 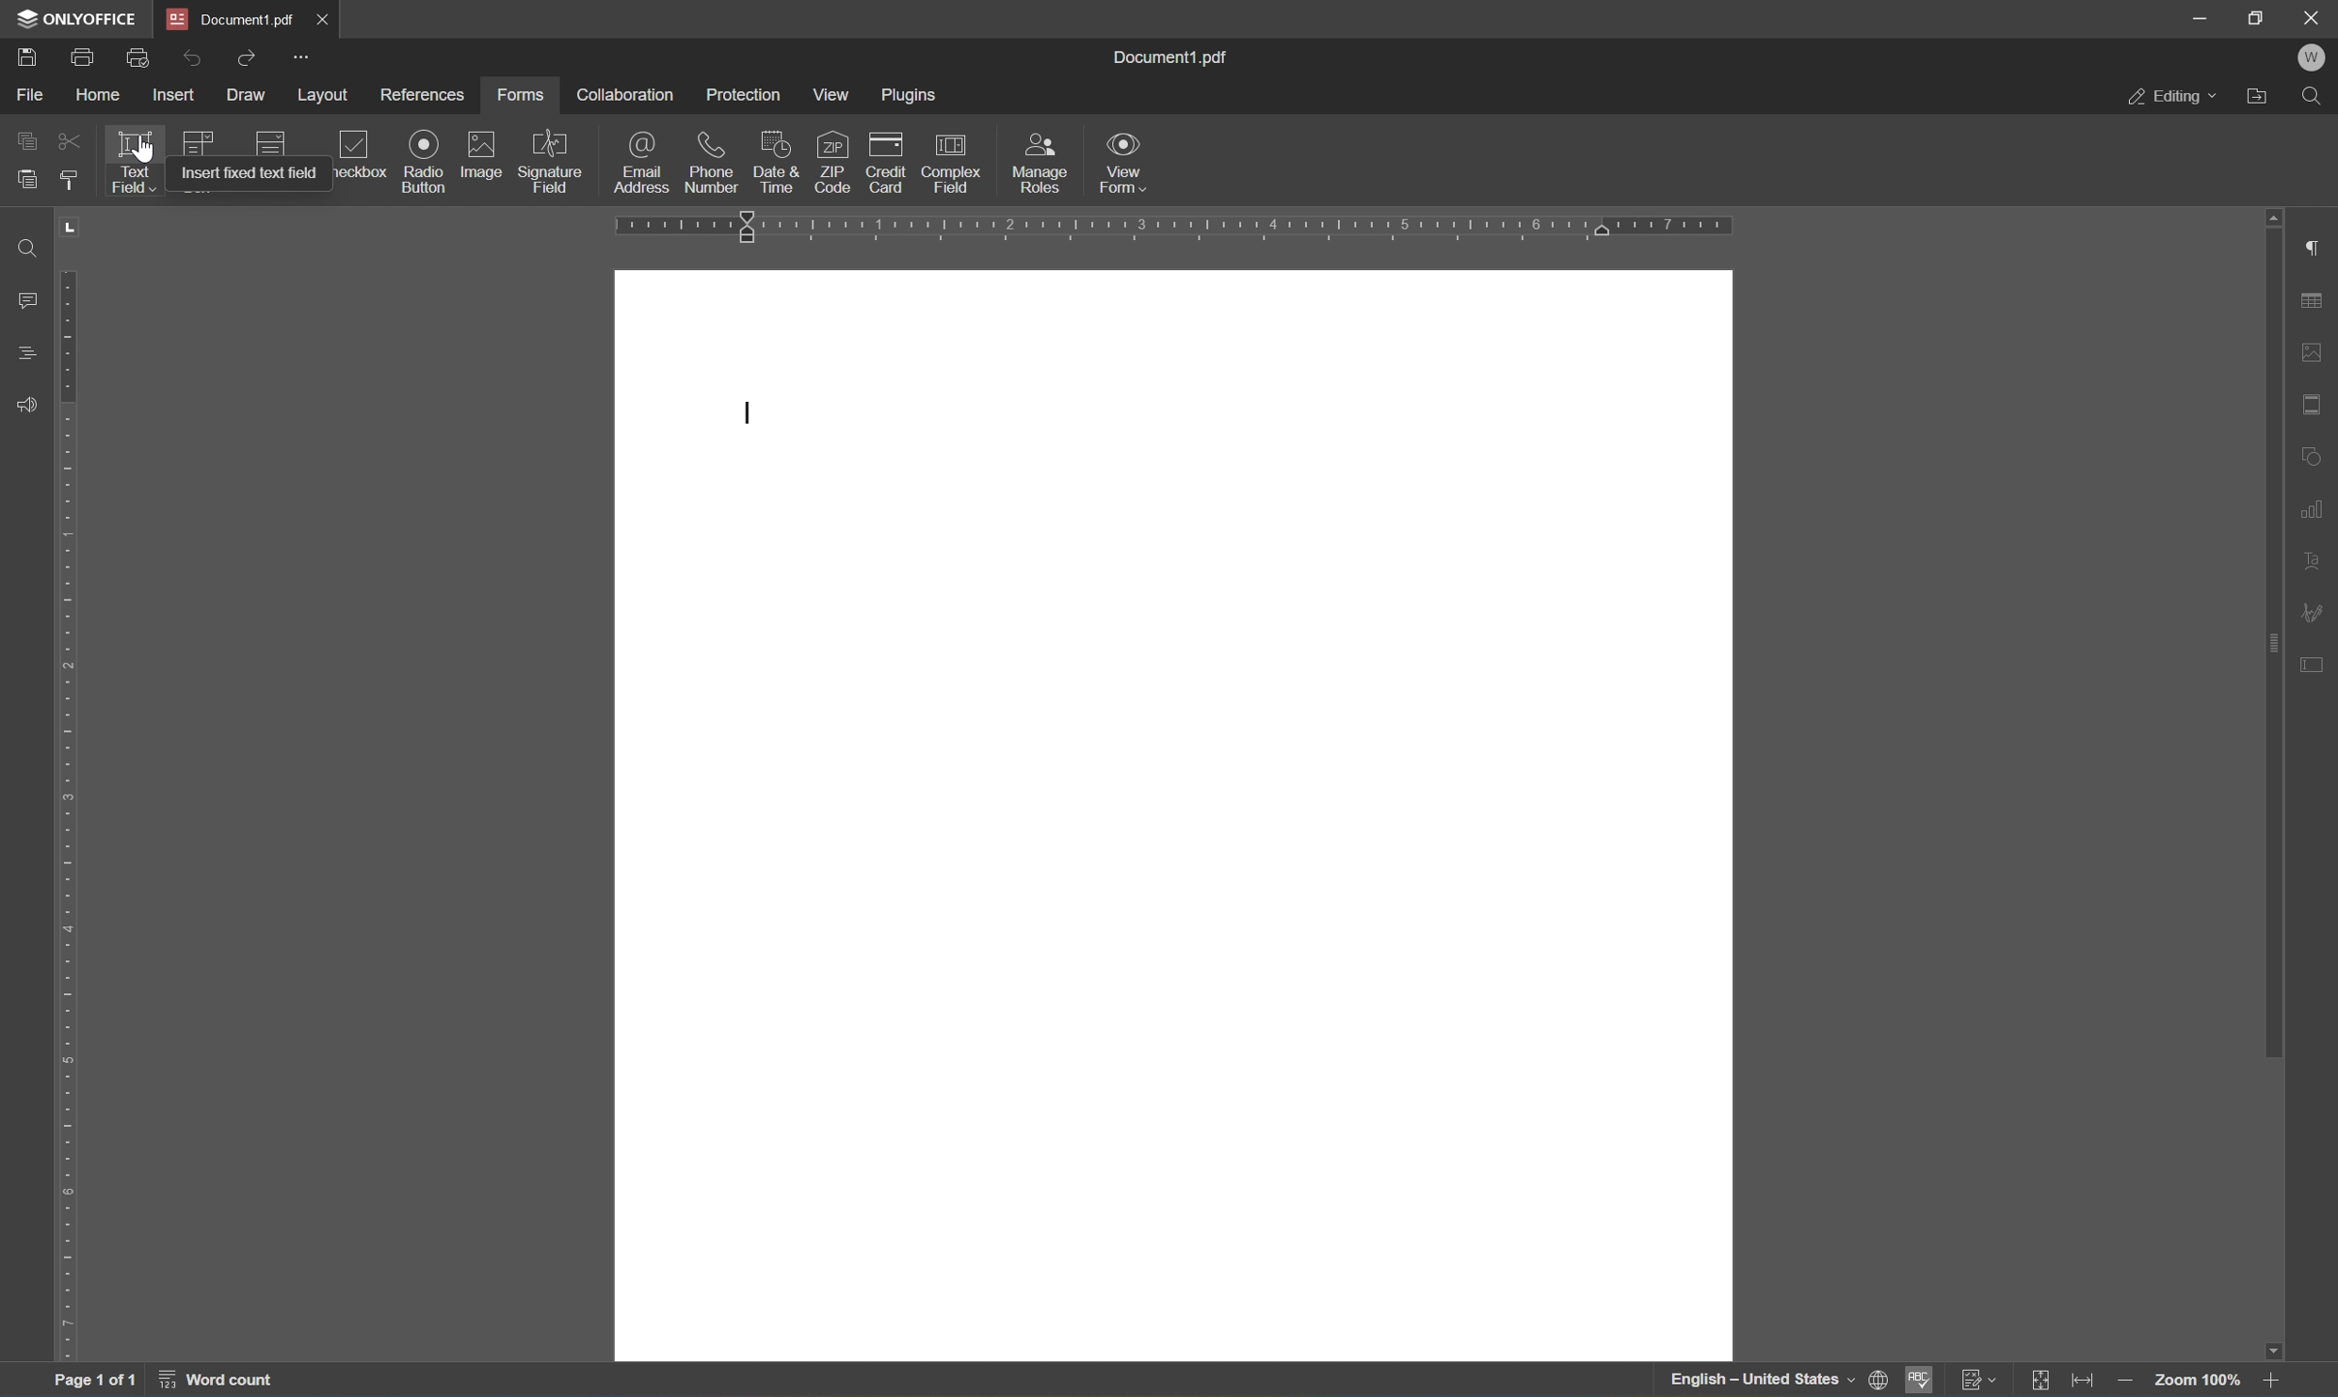 What do you see at coordinates (2123, 1383) in the screenshot?
I see `zoom out` at bounding box center [2123, 1383].